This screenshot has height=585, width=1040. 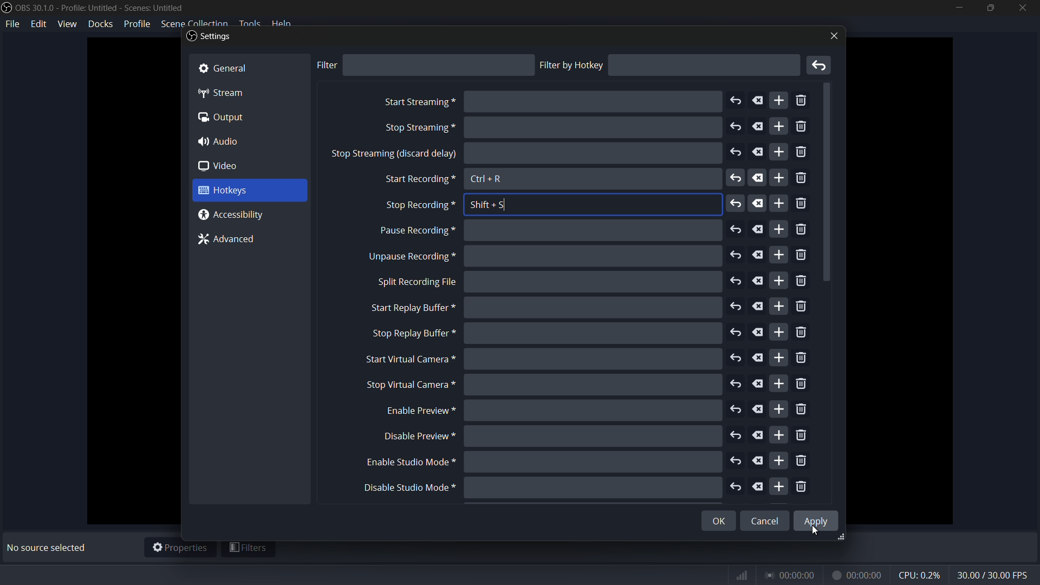 I want to click on undo, so click(x=736, y=204).